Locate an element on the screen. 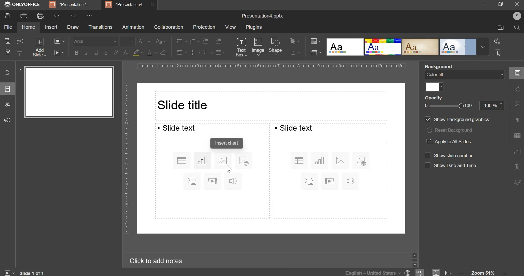 The image size is (524, 276). home is located at coordinates (29, 27).